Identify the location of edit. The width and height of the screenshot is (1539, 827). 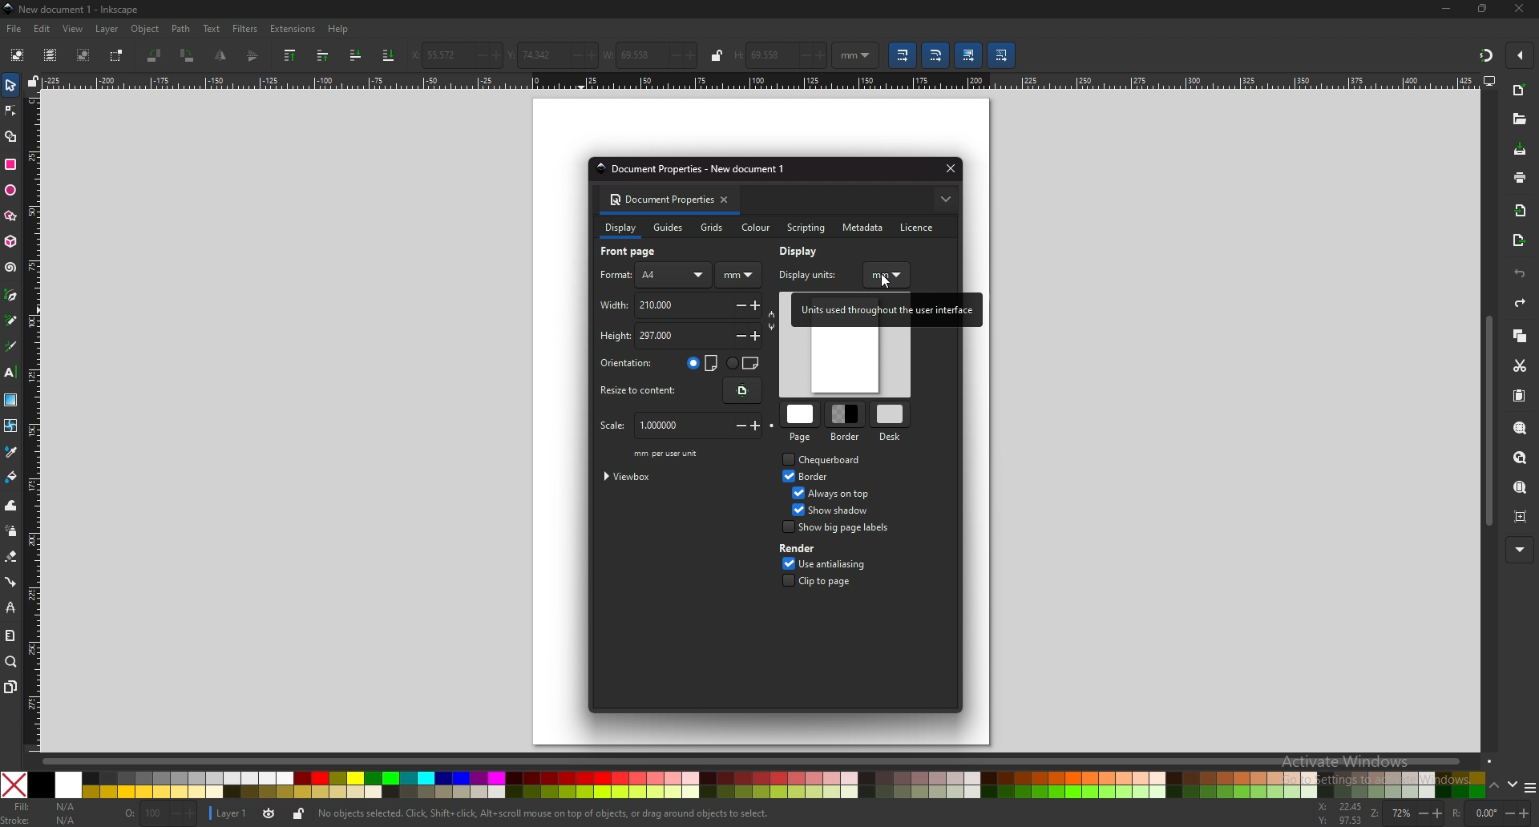
(41, 29).